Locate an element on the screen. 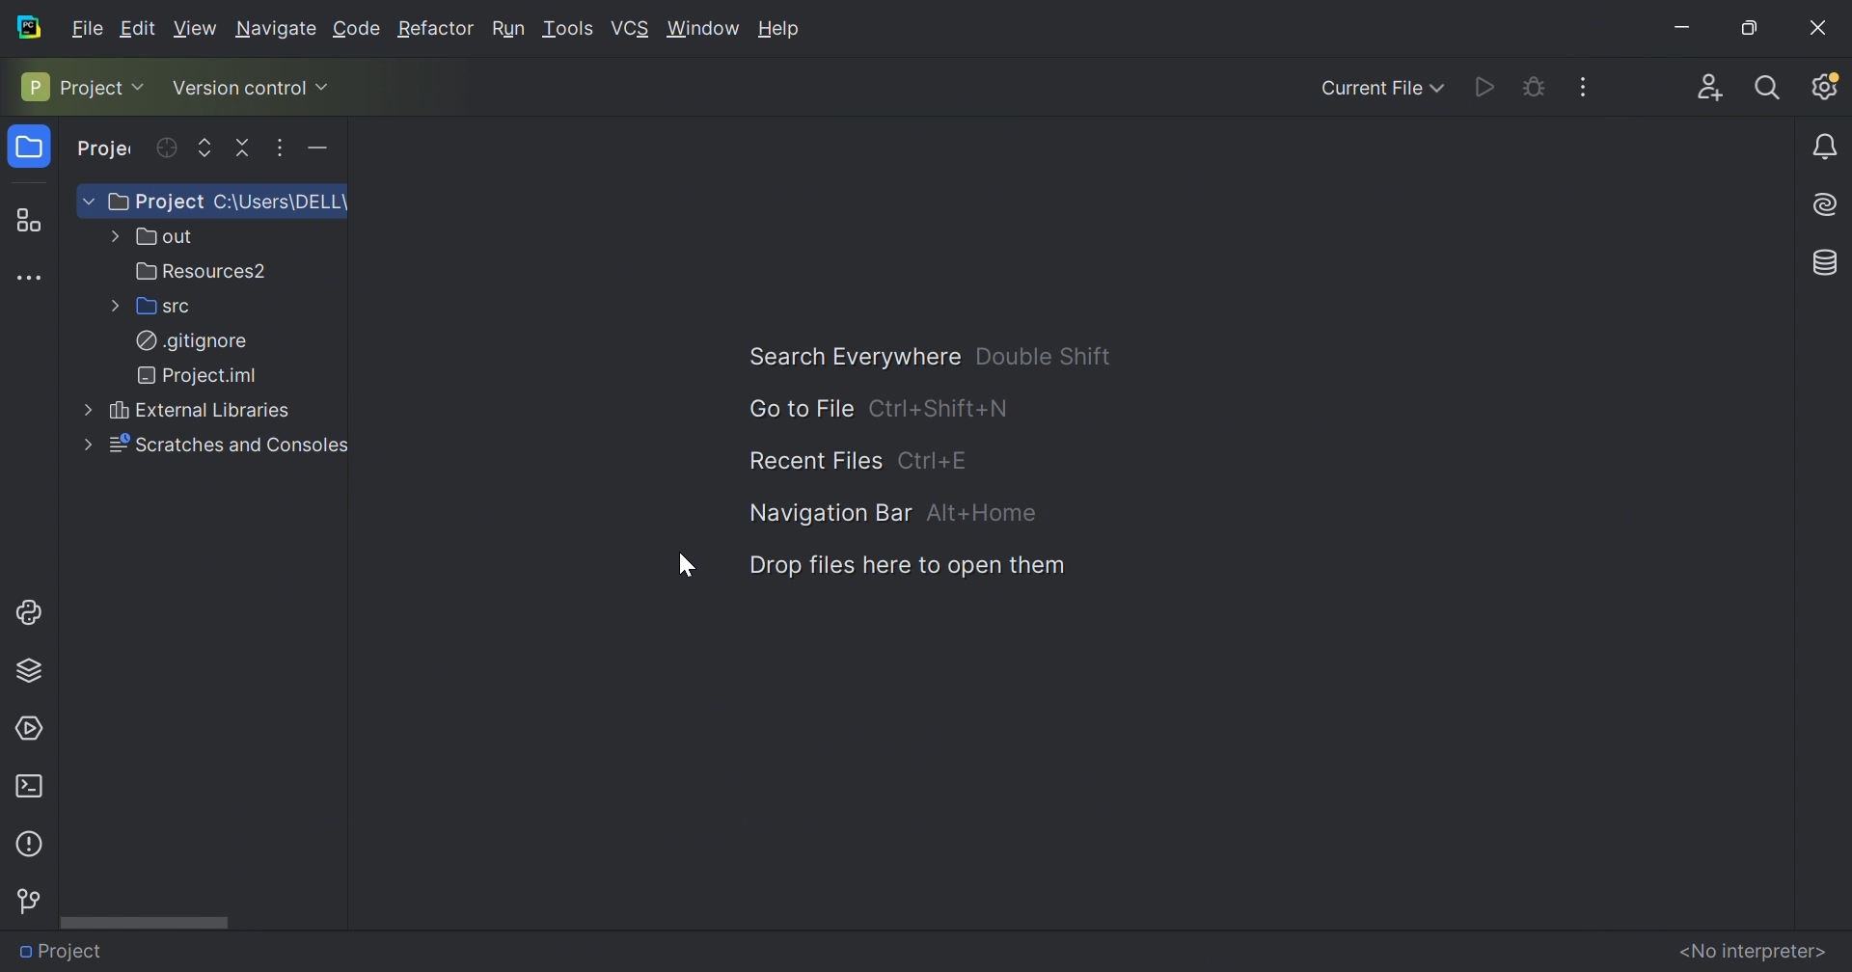 This screenshot has width=1852, height=972. .gitignore is located at coordinates (190, 341).